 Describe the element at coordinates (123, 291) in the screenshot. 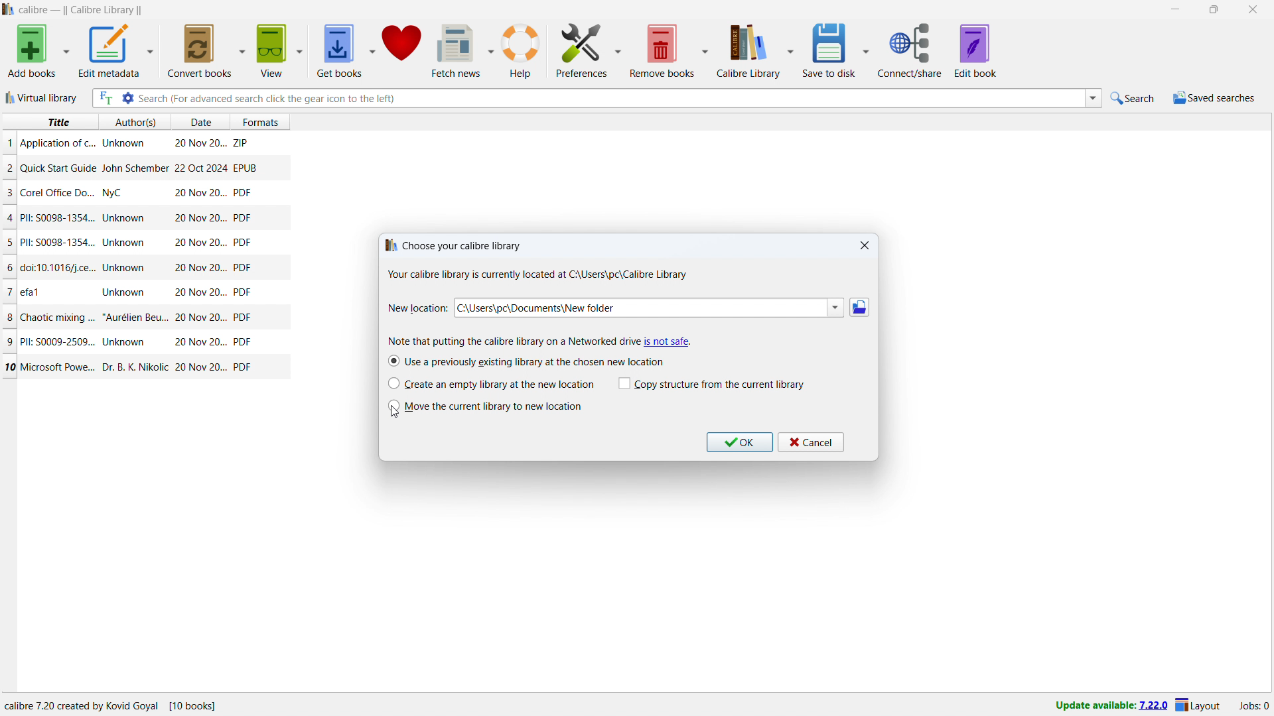

I see `Author` at that location.